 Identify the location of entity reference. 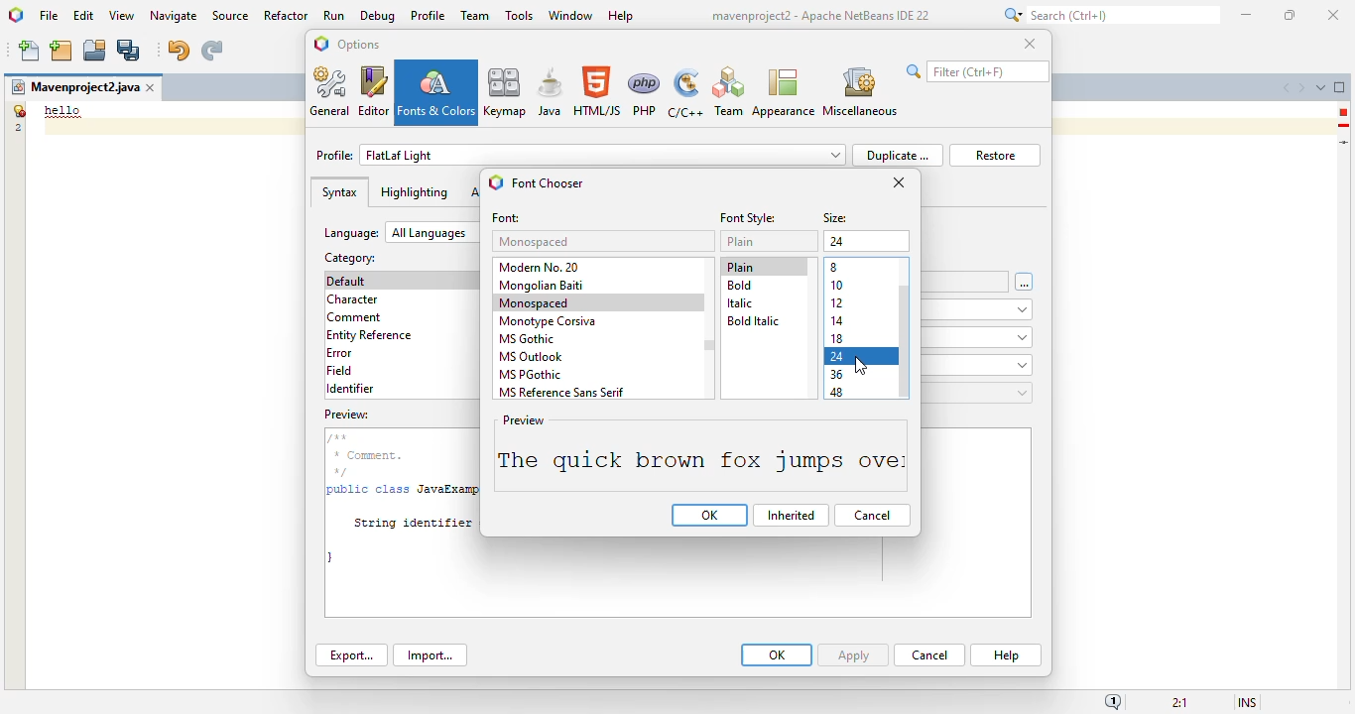
(370, 336).